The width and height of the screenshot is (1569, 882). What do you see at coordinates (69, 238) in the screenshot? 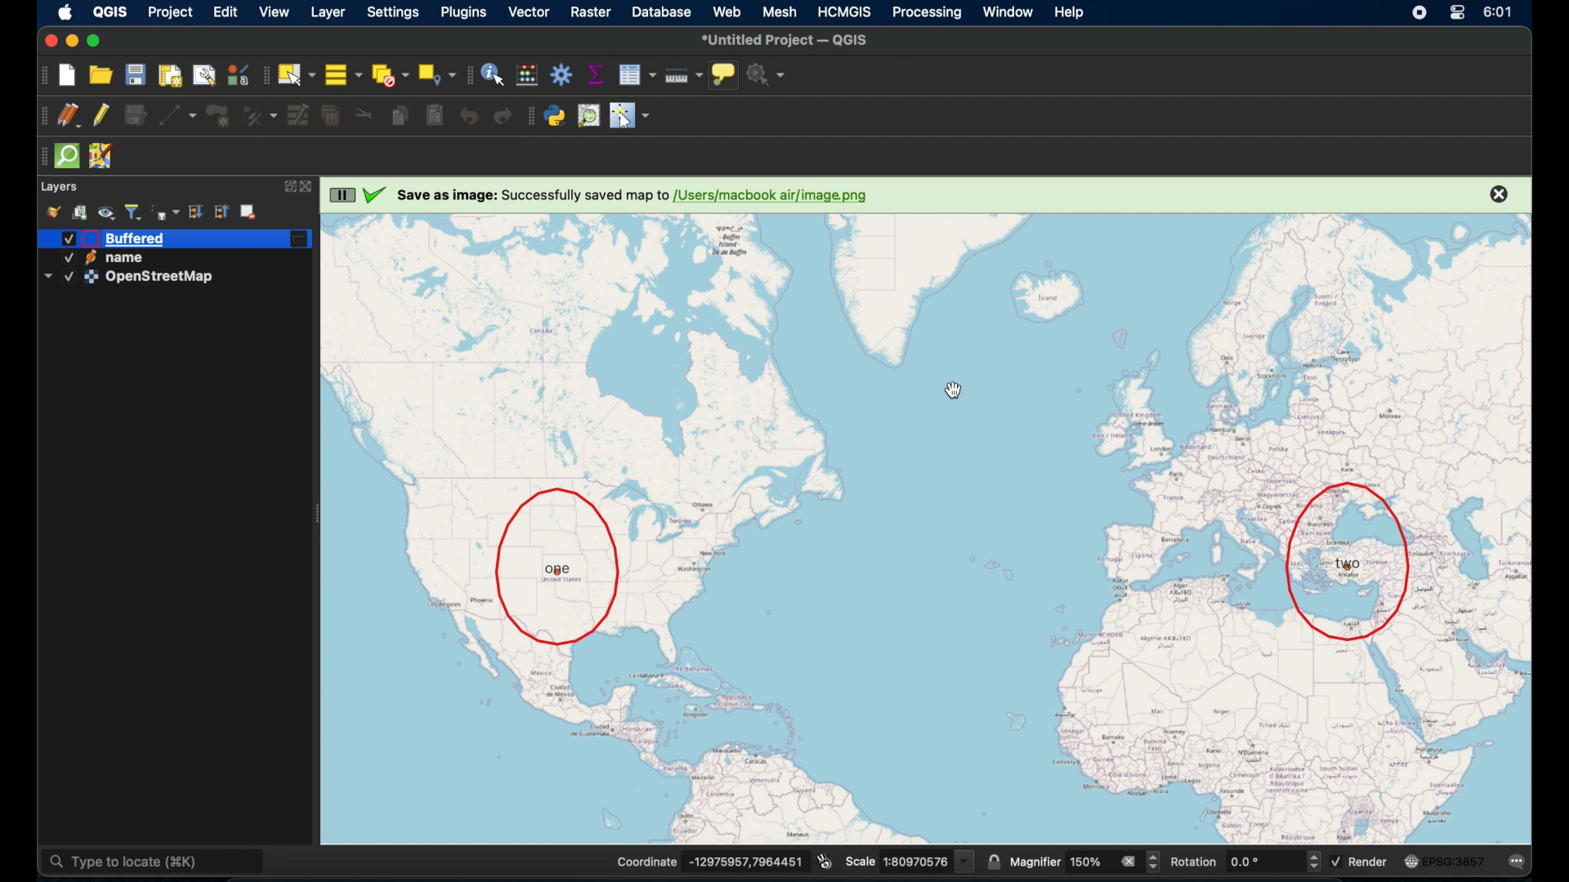
I see `Checked checkbox` at bounding box center [69, 238].